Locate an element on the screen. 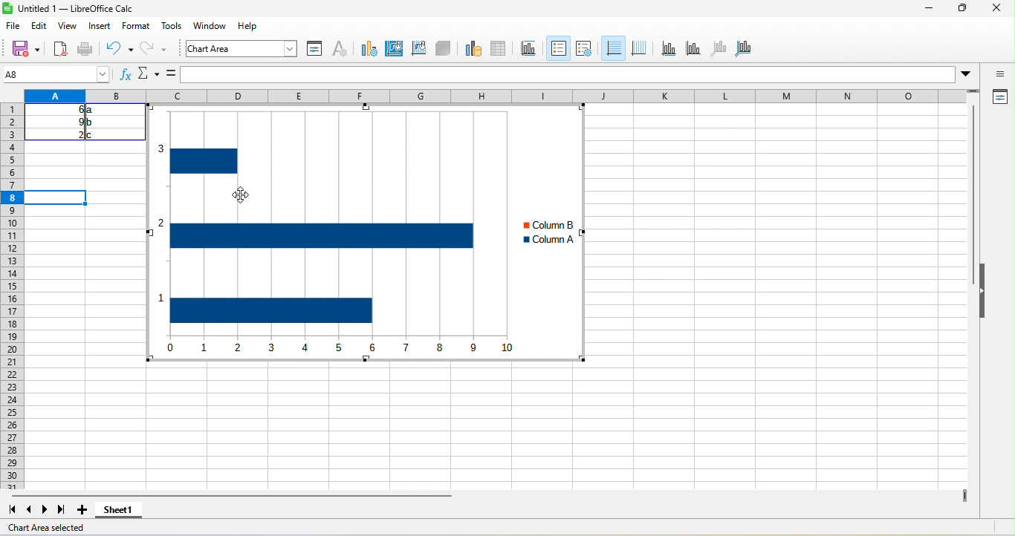 This screenshot has height=536, width=1015. chart area is located at coordinates (395, 48).